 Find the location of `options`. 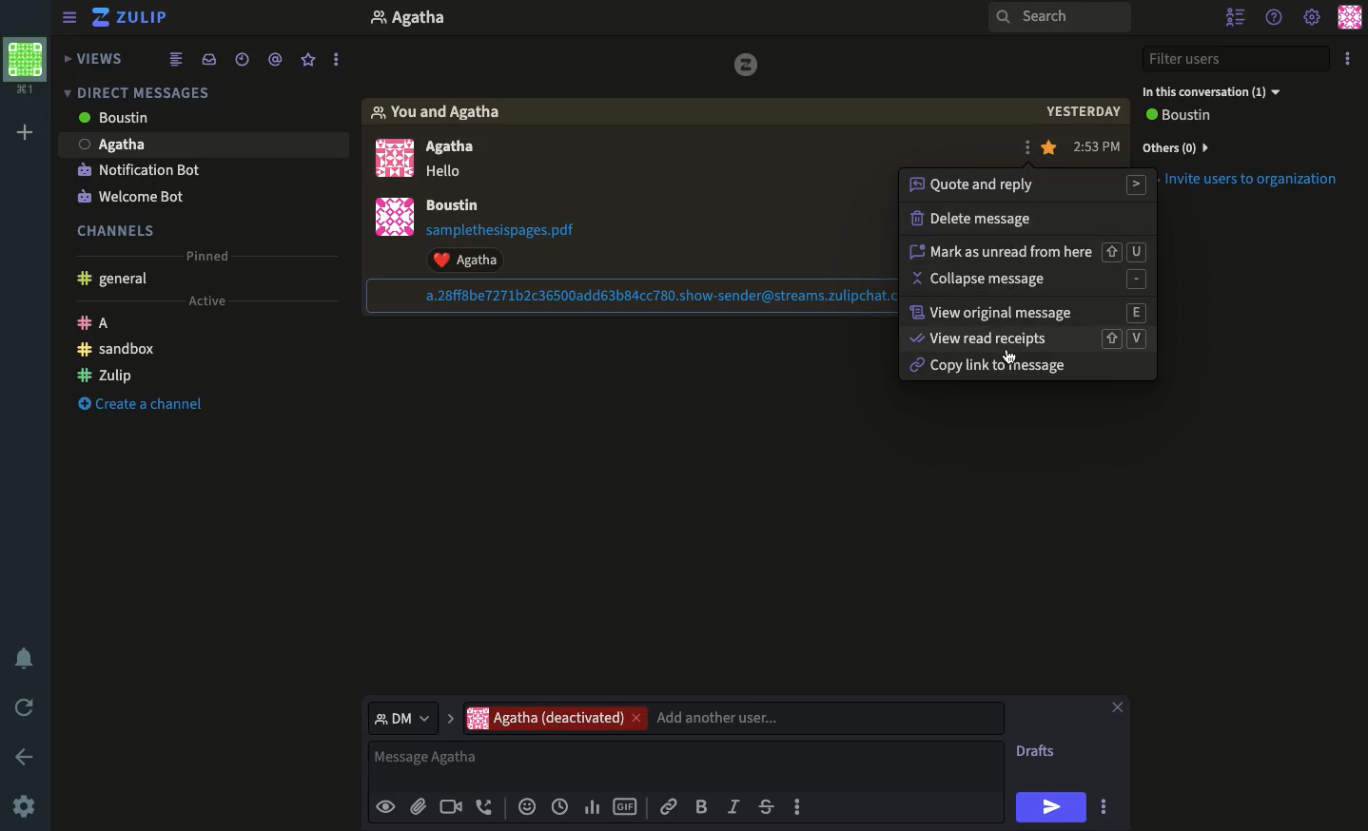

options is located at coordinates (1106, 809).